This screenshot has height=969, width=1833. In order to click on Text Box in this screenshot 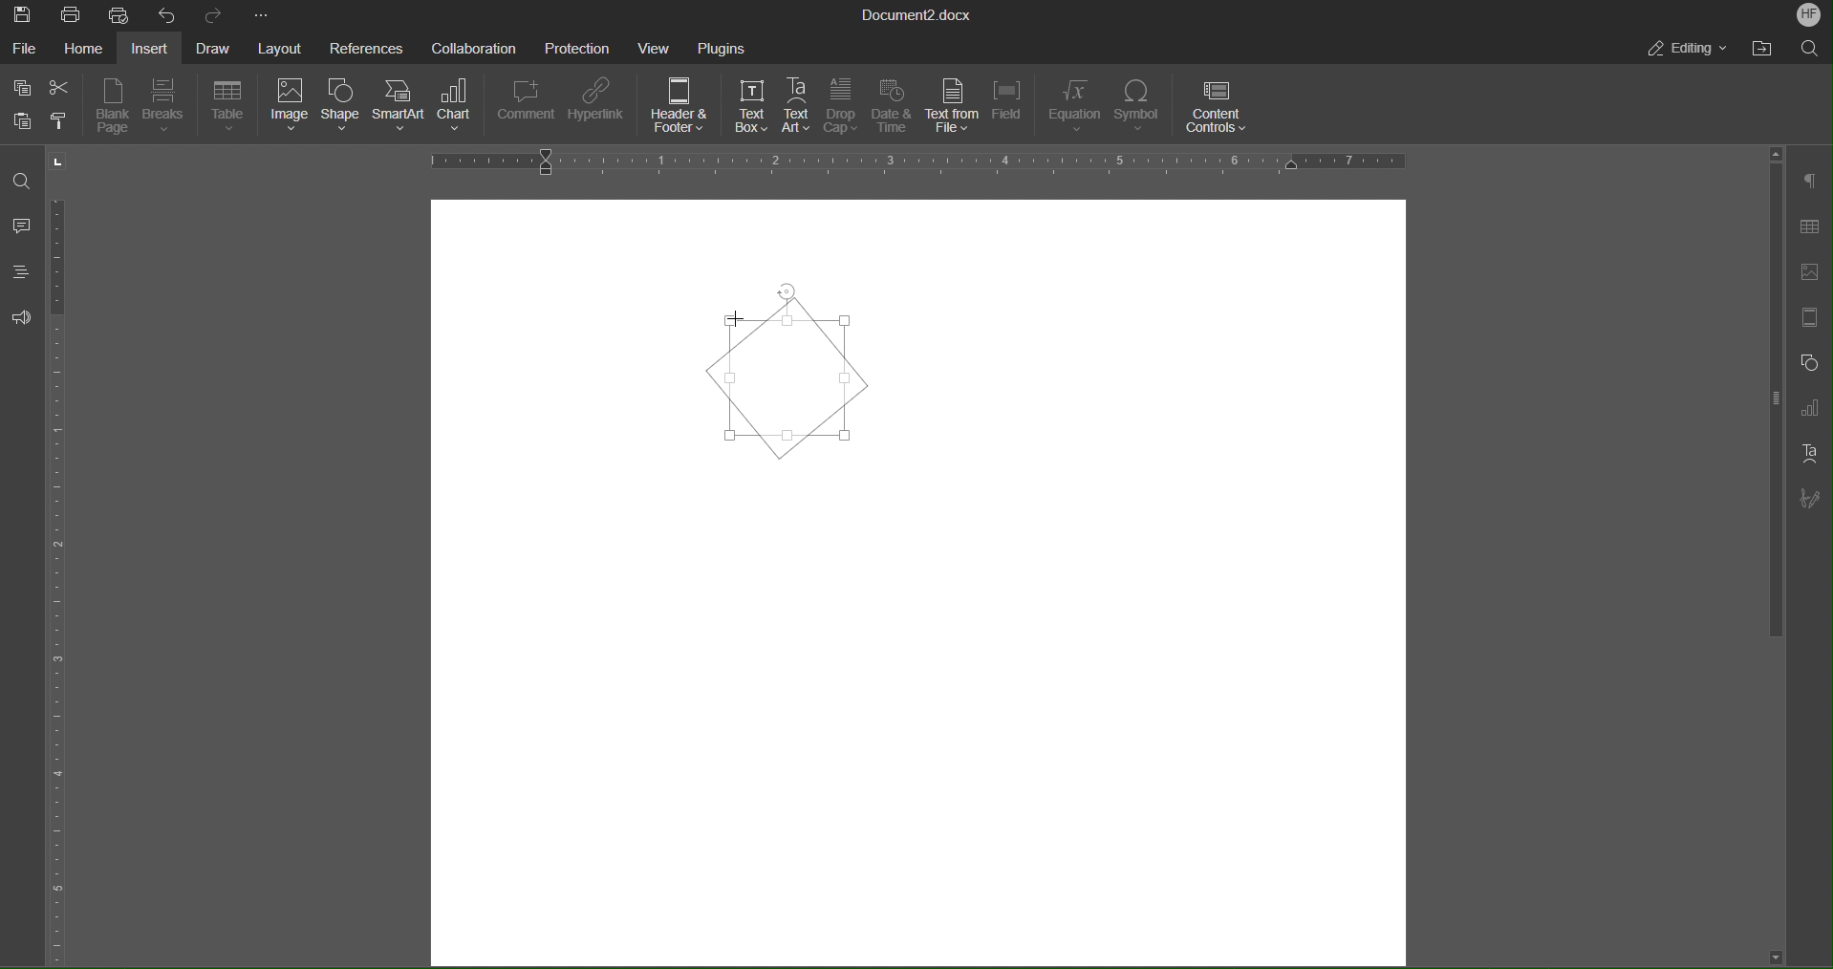, I will do `click(751, 105)`.